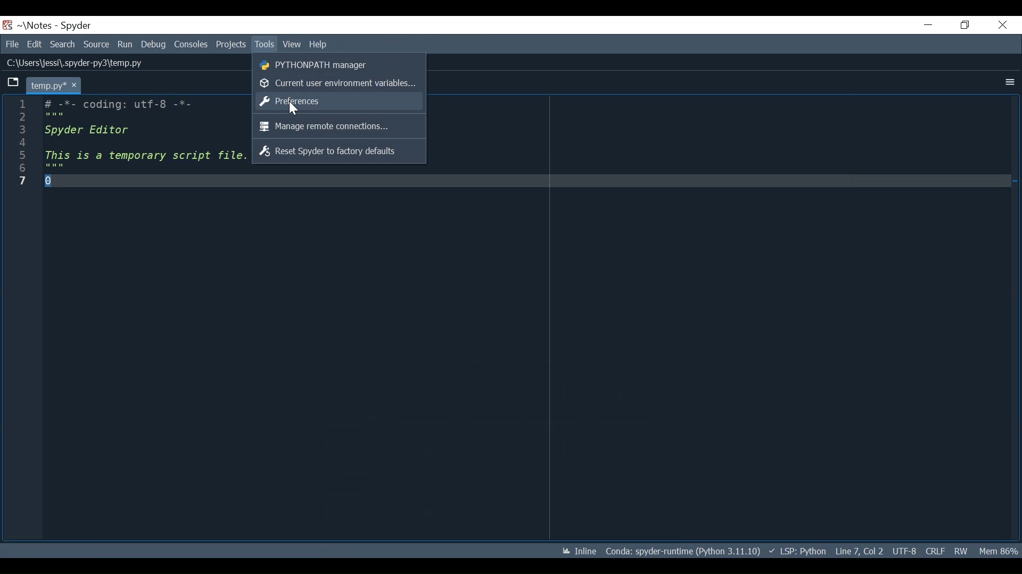  Describe the element at coordinates (332, 153) in the screenshot. I see `Reset Spyder to factory Defaults` at that location.